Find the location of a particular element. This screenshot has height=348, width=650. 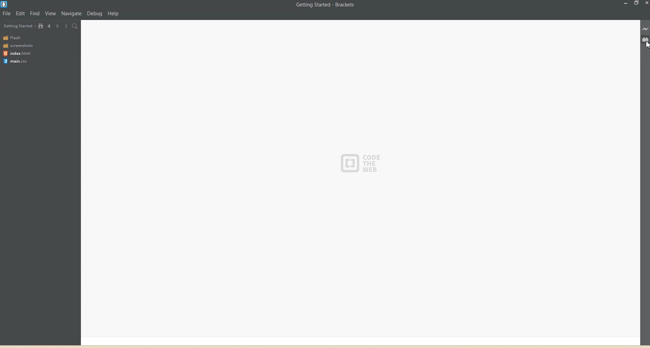

View is located at coordinates (51, 13).